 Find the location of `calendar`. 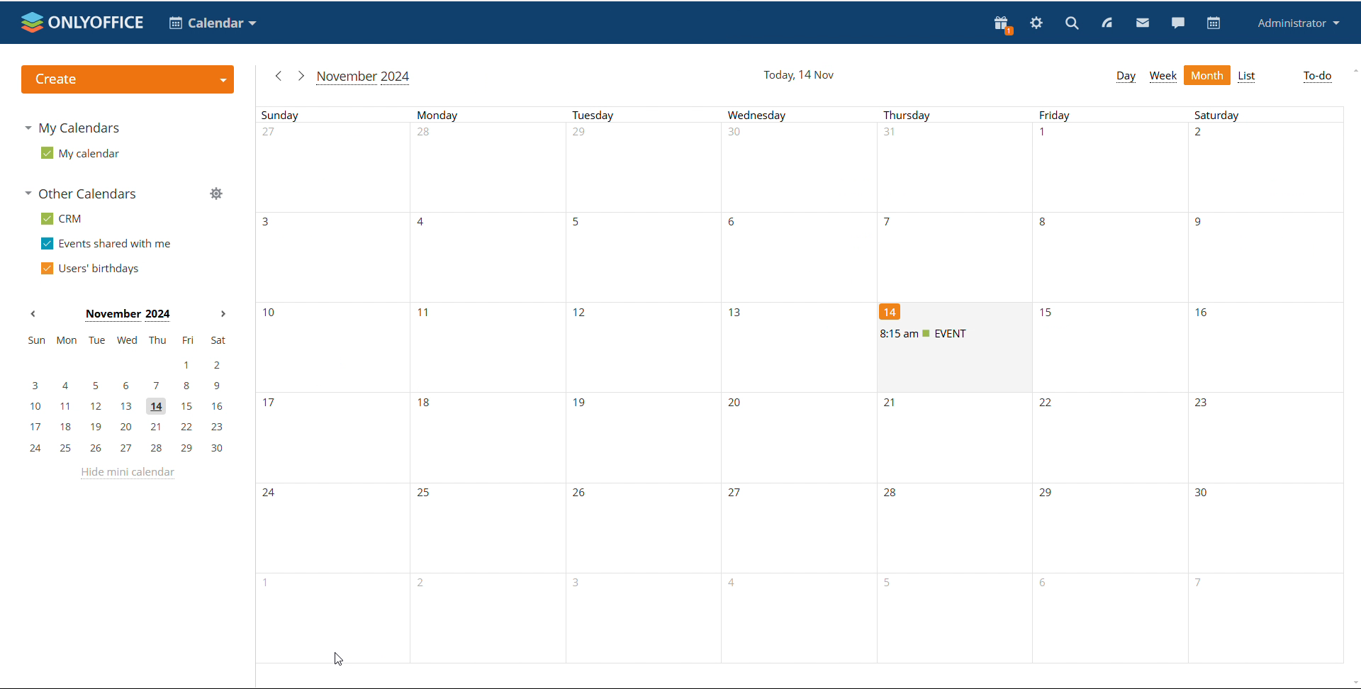

calendar is located at coordinates (1214, 23).